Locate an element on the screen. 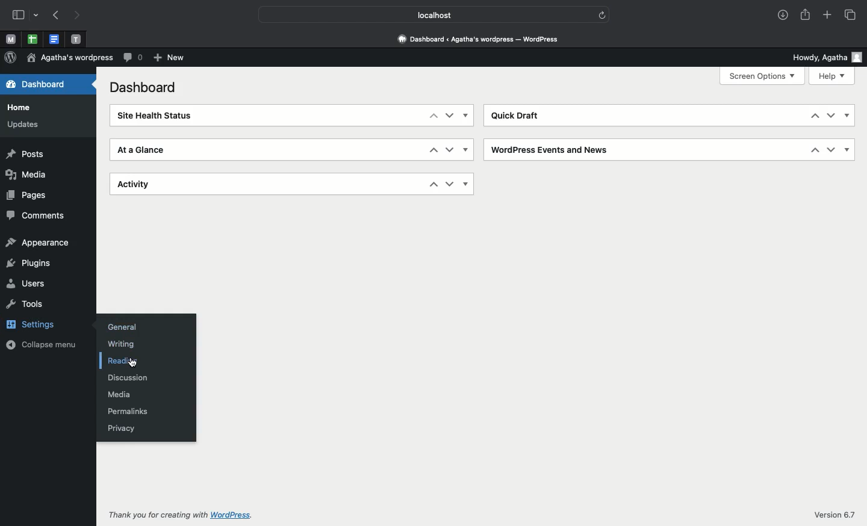 The height and width of the screenshot is (526, 867). Dashboard is located at coordinates (145, 87).